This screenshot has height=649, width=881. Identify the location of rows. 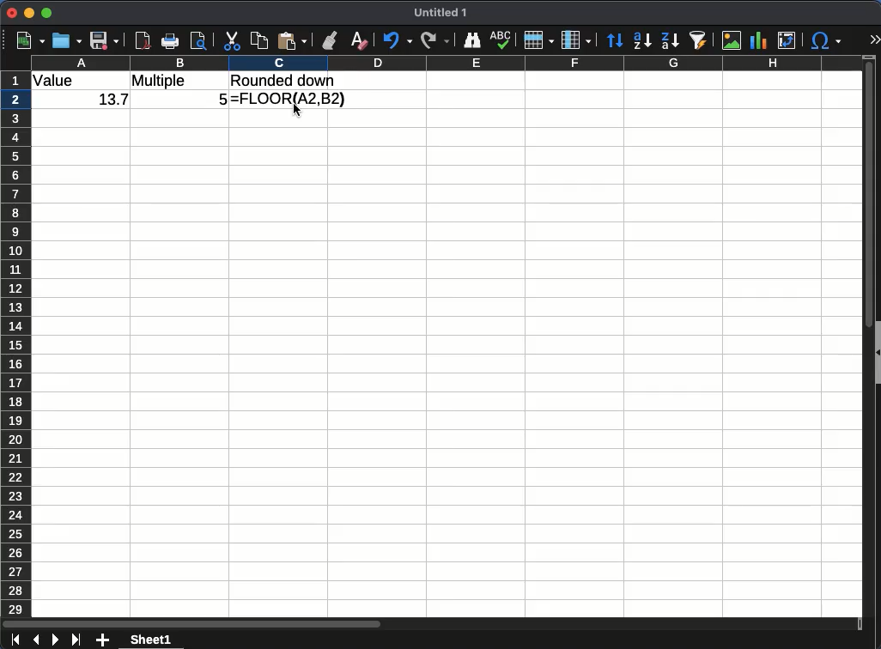
(539, 40).